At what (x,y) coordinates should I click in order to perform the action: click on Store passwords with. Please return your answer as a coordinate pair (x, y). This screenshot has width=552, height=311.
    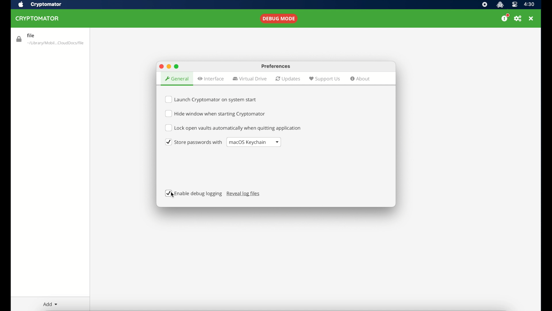
    Looking at the image, I should click on (192, 142).